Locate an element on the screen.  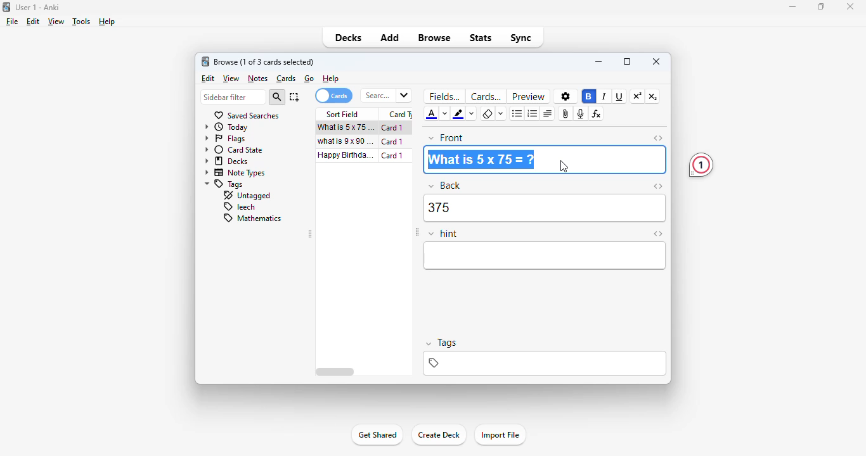
italic is located at coordinates (605, 96).